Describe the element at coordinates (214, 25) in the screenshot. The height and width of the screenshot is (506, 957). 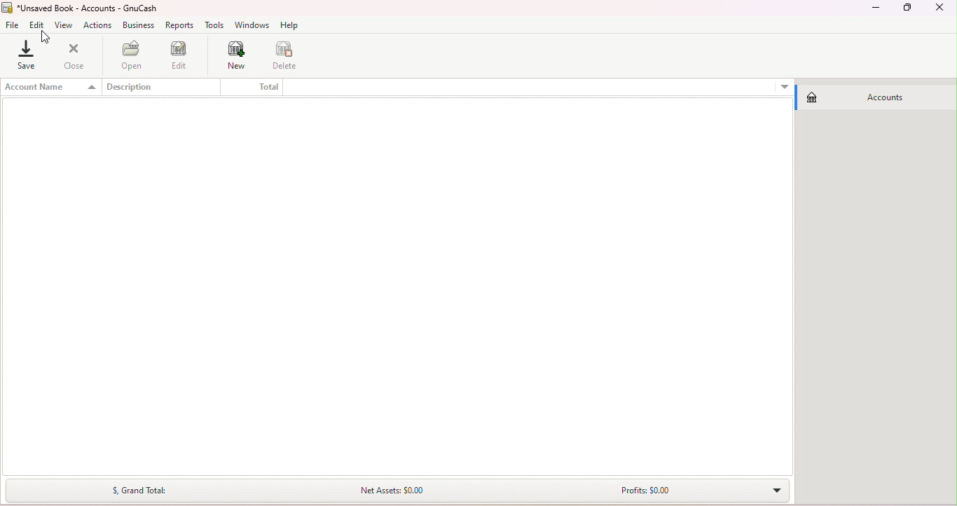
I see `Tools` at that location.